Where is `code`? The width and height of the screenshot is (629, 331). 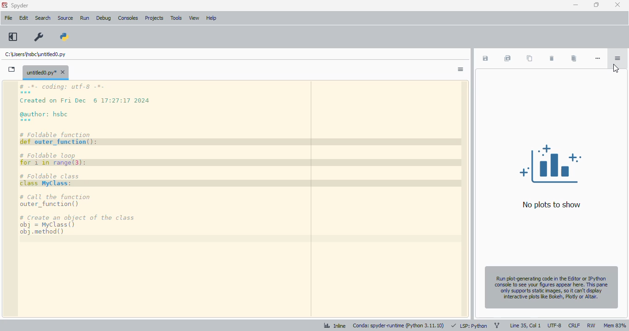 code is located at coordinates (95, 160).